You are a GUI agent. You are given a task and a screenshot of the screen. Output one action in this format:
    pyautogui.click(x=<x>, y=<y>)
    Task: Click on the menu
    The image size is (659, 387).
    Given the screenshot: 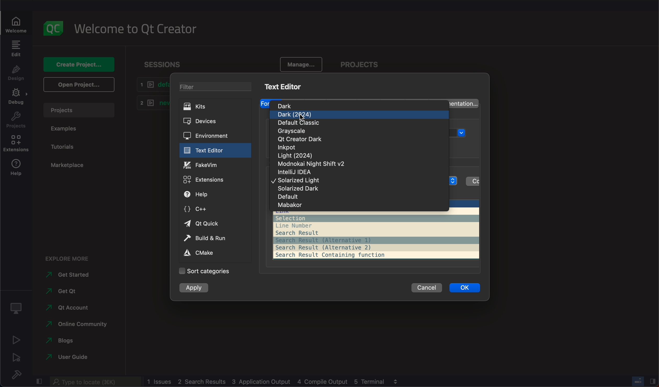 What is the action you would take?
    pyautogui.click(x=458, y=132)
    